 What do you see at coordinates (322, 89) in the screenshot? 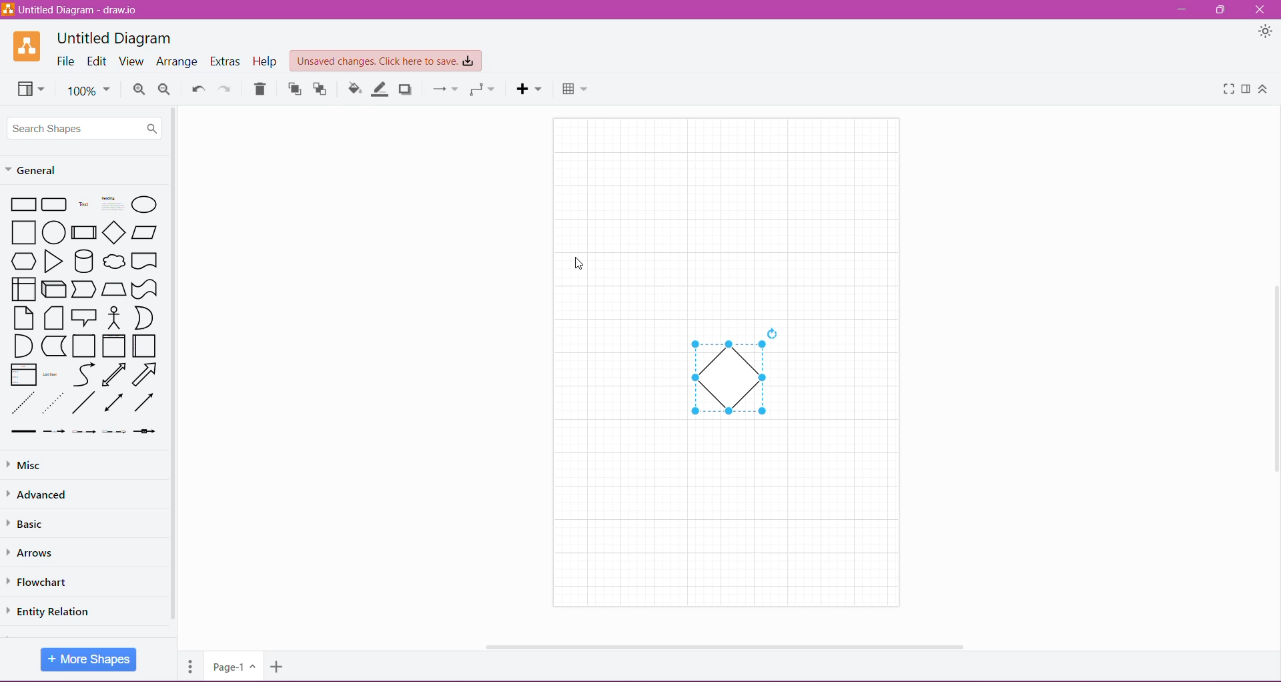
I see `To Back` at bounding box center [322, 89].